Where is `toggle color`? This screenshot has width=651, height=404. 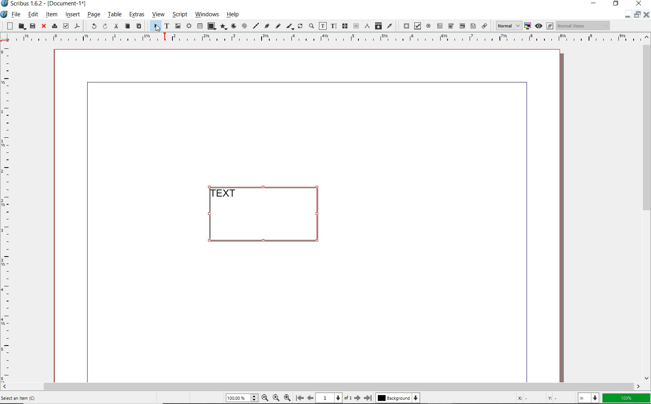 toggle color is located at coordinates (528, 26).